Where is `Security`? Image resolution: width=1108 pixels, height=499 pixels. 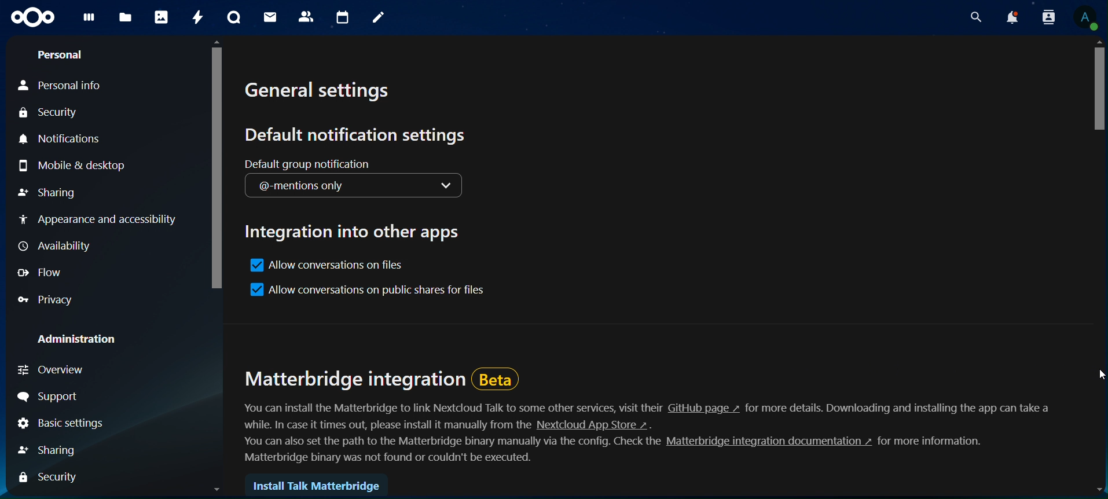
Security is located at coordinates (49, 112).